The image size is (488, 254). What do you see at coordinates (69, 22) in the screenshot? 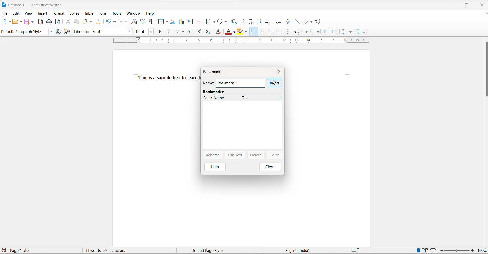
I see `cut` at bounding box center [69, 22].